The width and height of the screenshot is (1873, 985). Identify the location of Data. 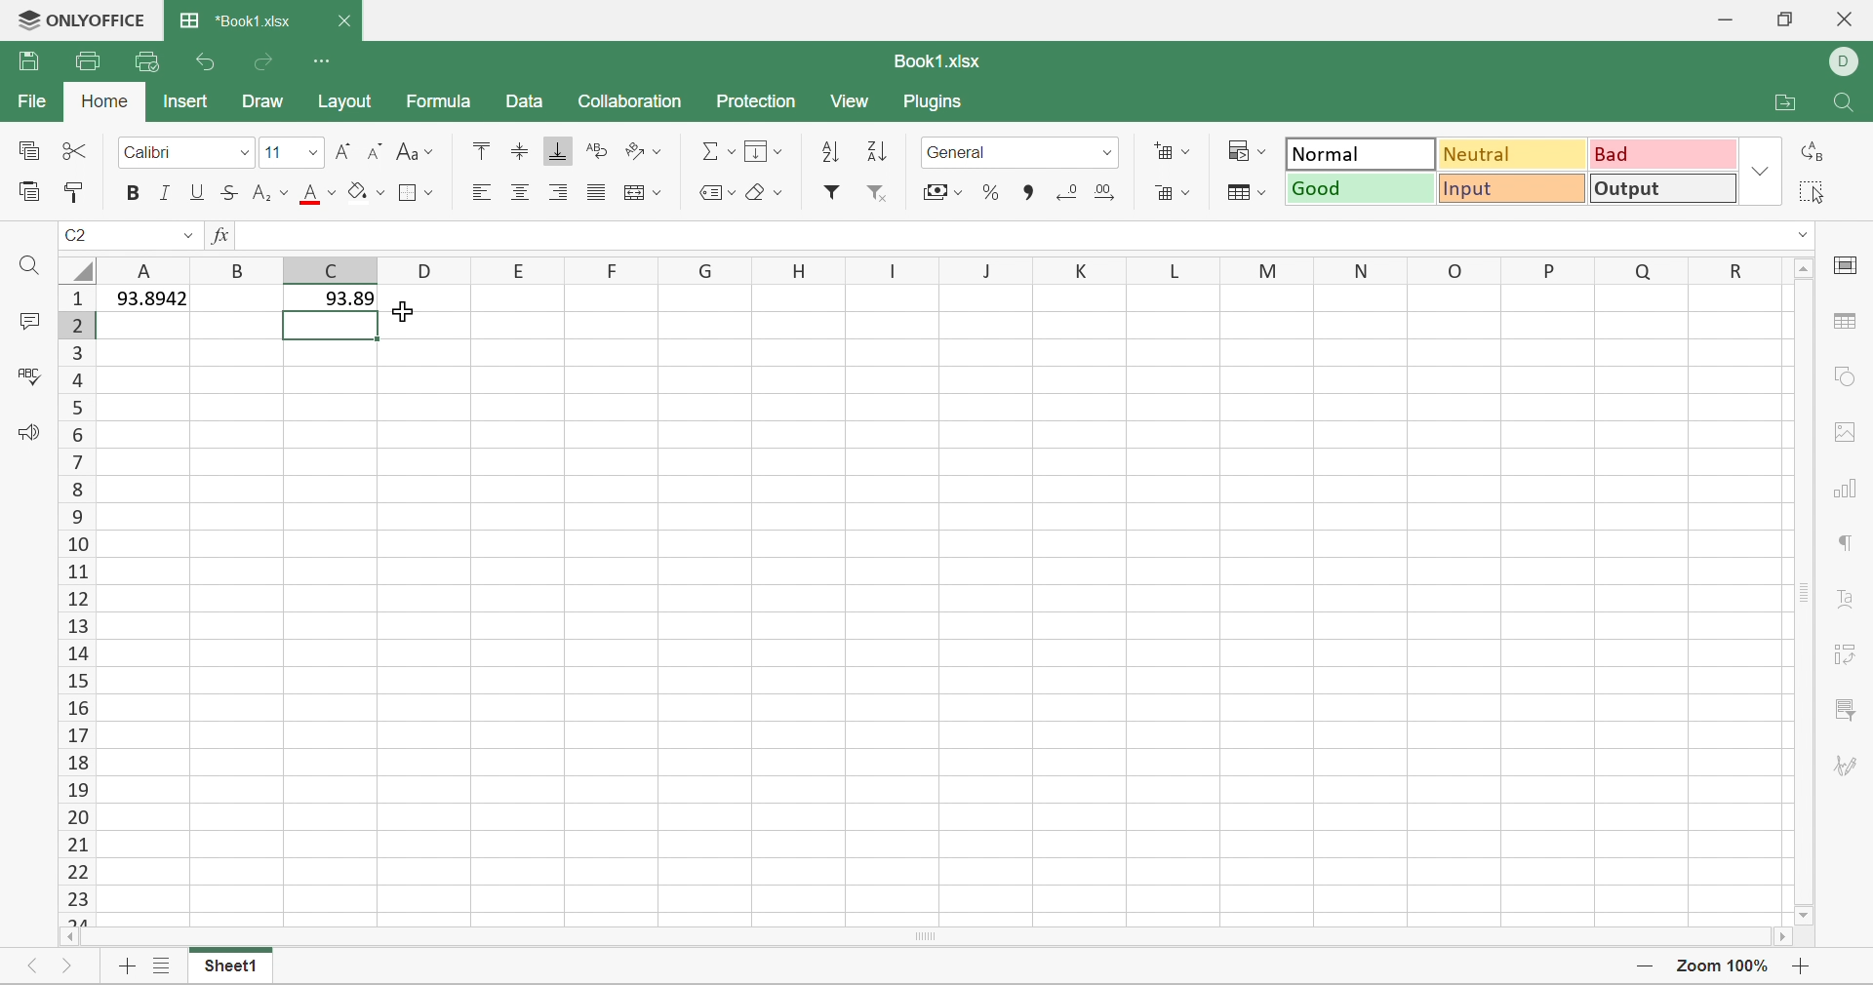
(519, 102).